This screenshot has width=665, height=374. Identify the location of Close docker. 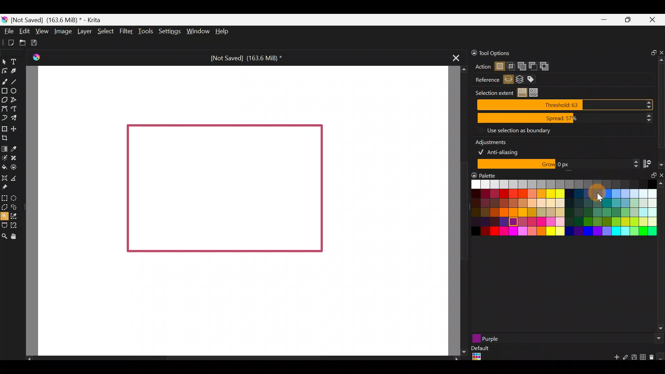
(660, 177).